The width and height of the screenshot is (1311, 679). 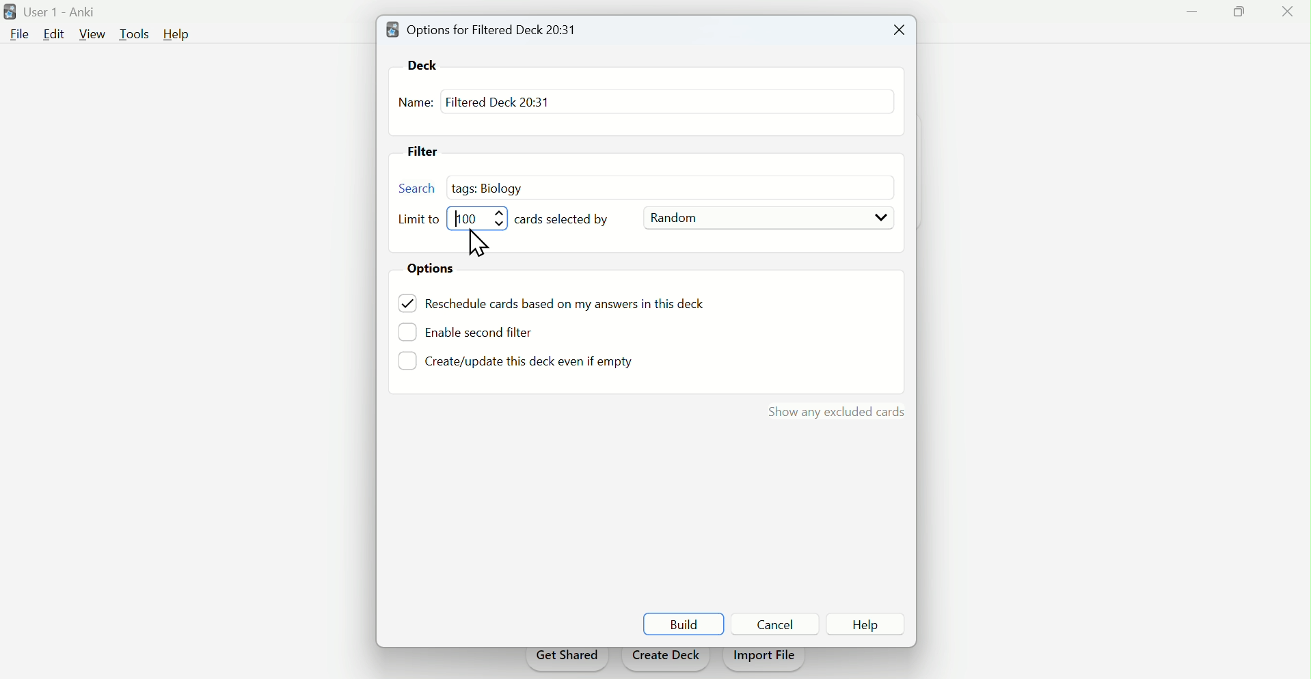 What do you see at coordinates (493, 186) in the screenshot?
I see `tags: biology` at bounding box center [493, 186].